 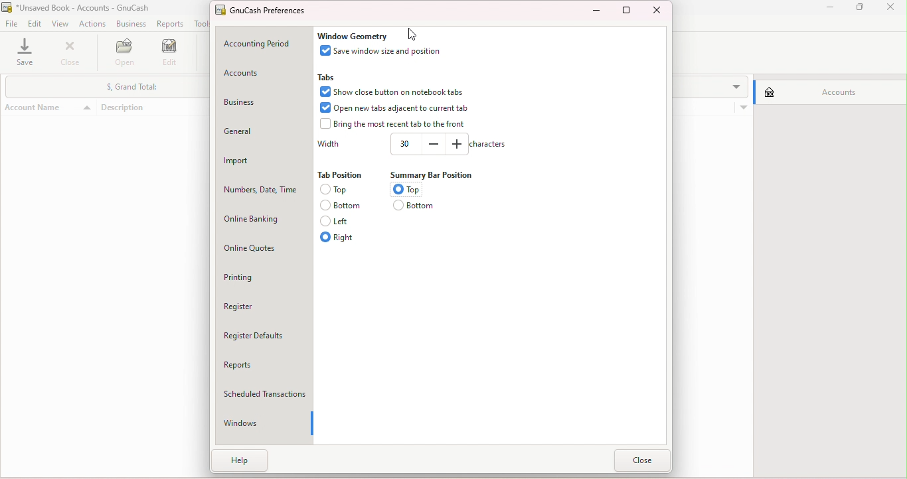 I want to click on bring the most recent tab to the front, so click(x=392, y=126).